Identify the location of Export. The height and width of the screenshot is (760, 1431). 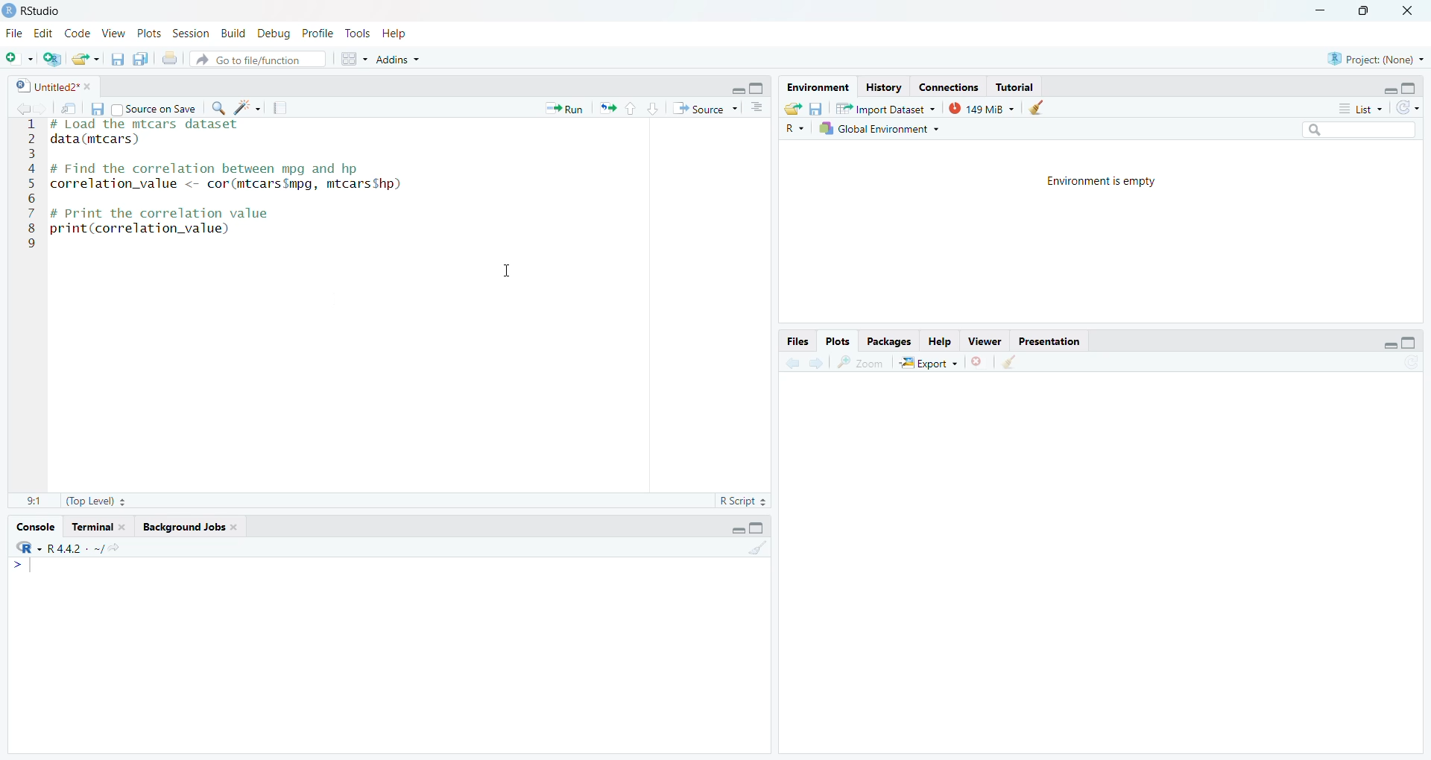
(929, 361).